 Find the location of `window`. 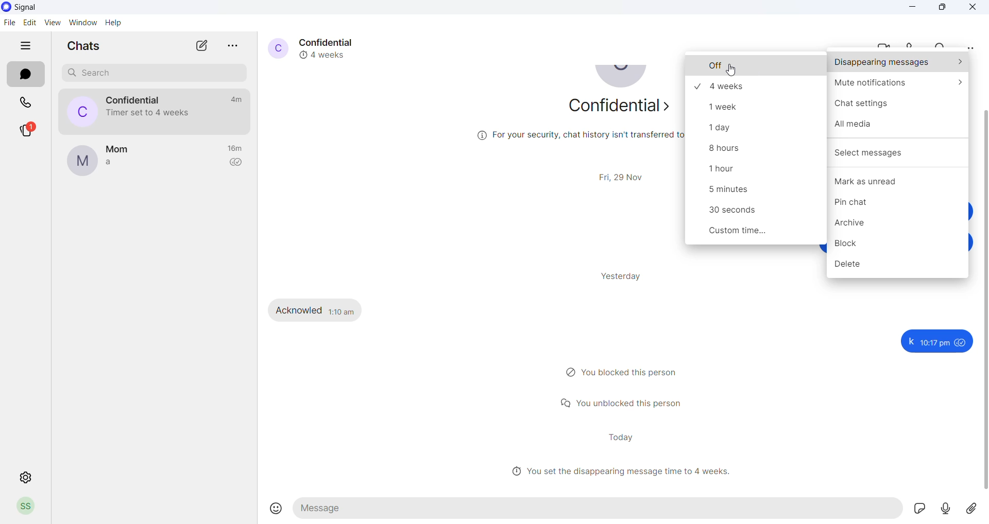

window is located at coordinates (84, 23).